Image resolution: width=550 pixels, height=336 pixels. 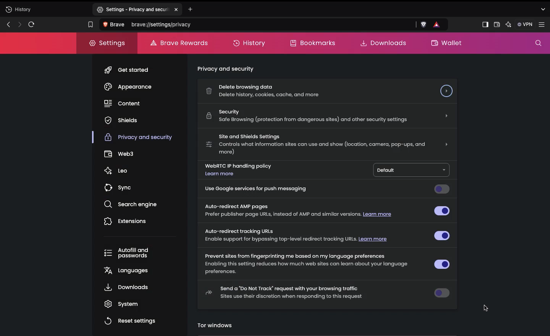 What do you see at coordinates (121, 104) in the screenshot?
I see `Content` at bounding box center [121, 104].